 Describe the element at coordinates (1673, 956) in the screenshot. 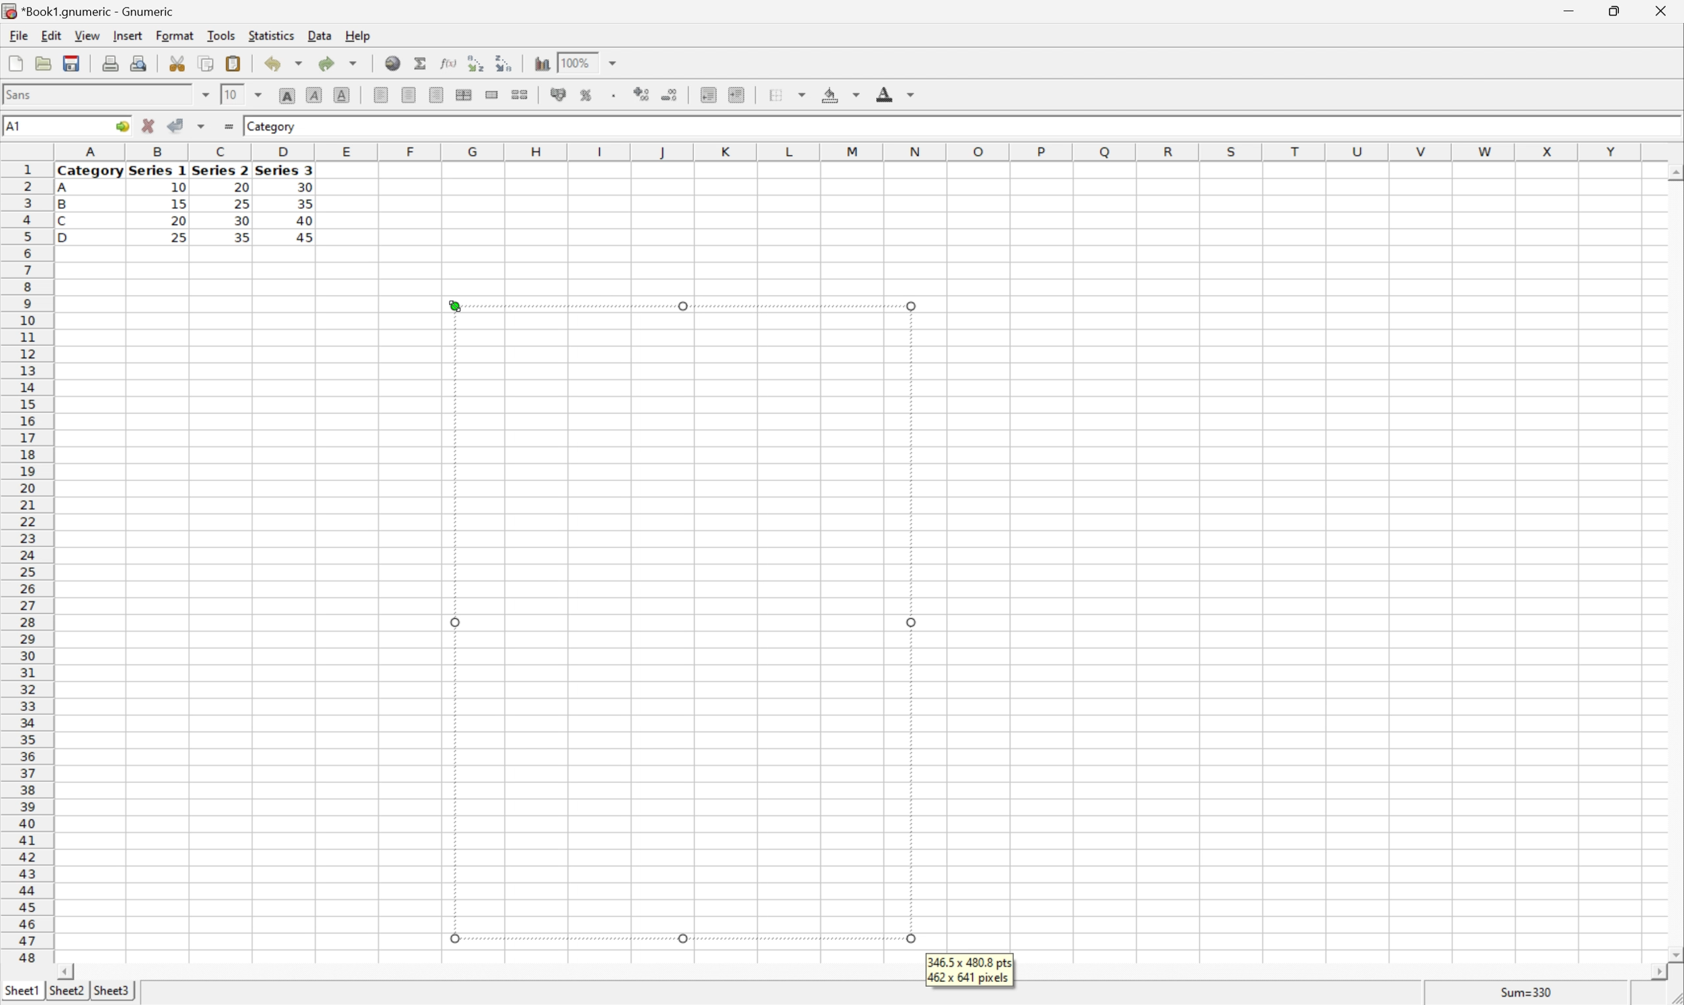

I see `Scroll Down` at that location.